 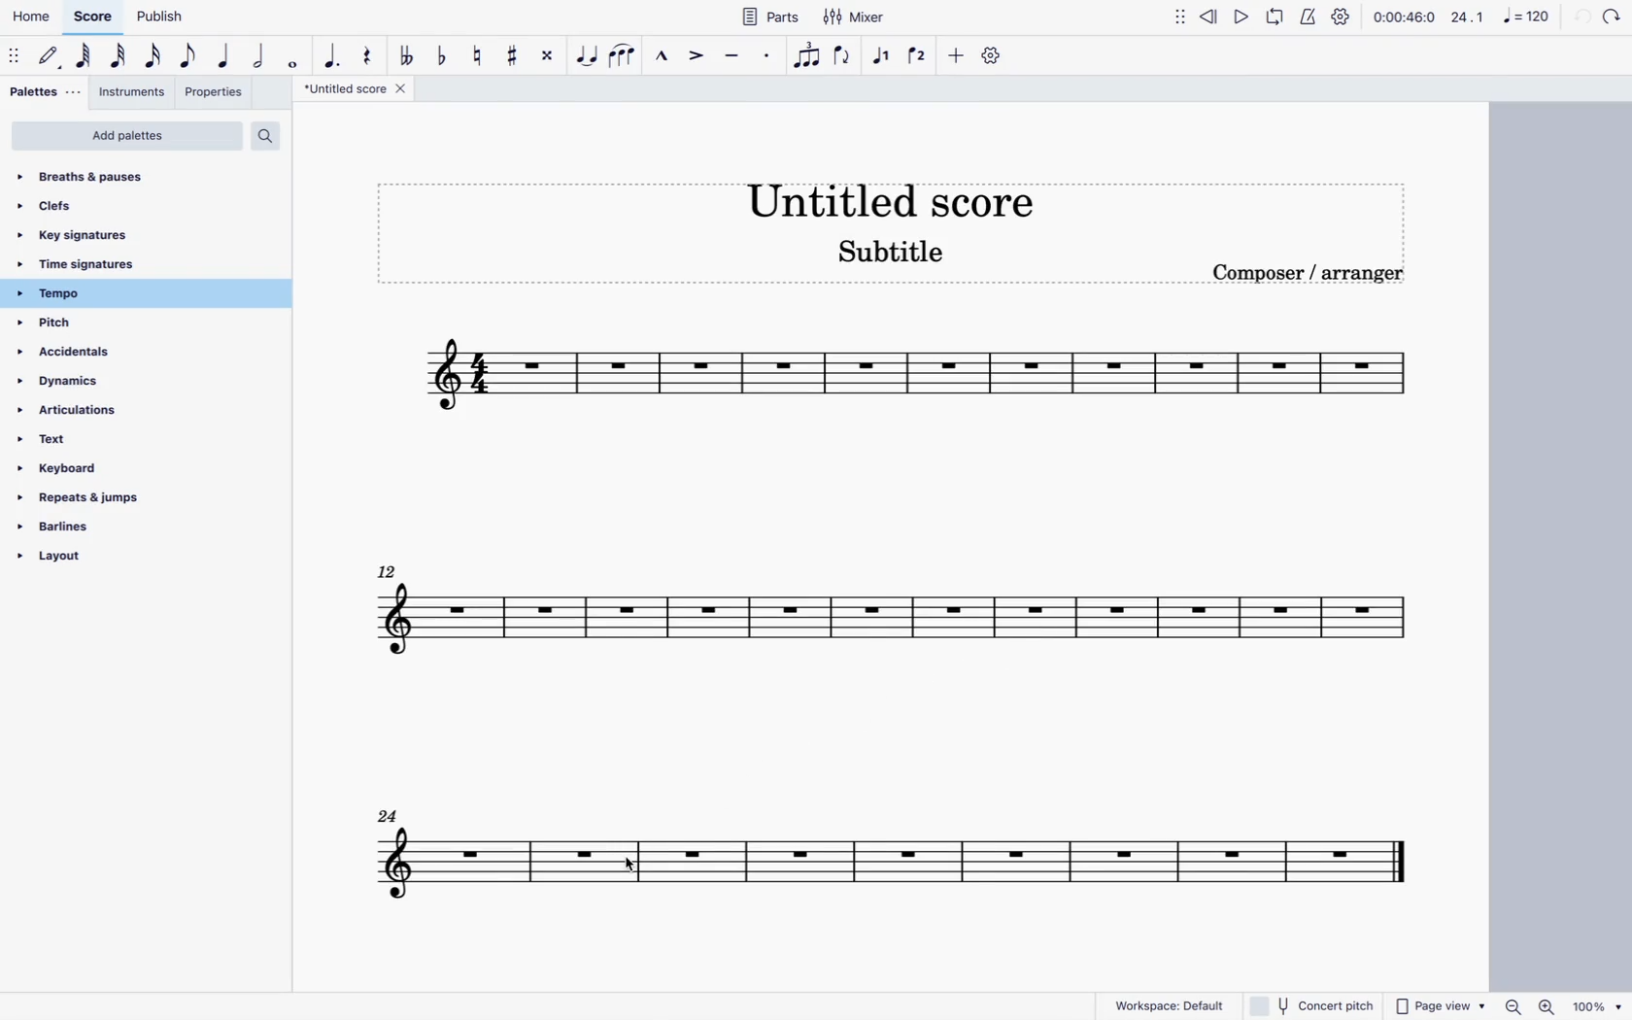 What do you see at coordinates (85, 55) in the screenshot?
I see `64th note` at bounding box center [85, 55].